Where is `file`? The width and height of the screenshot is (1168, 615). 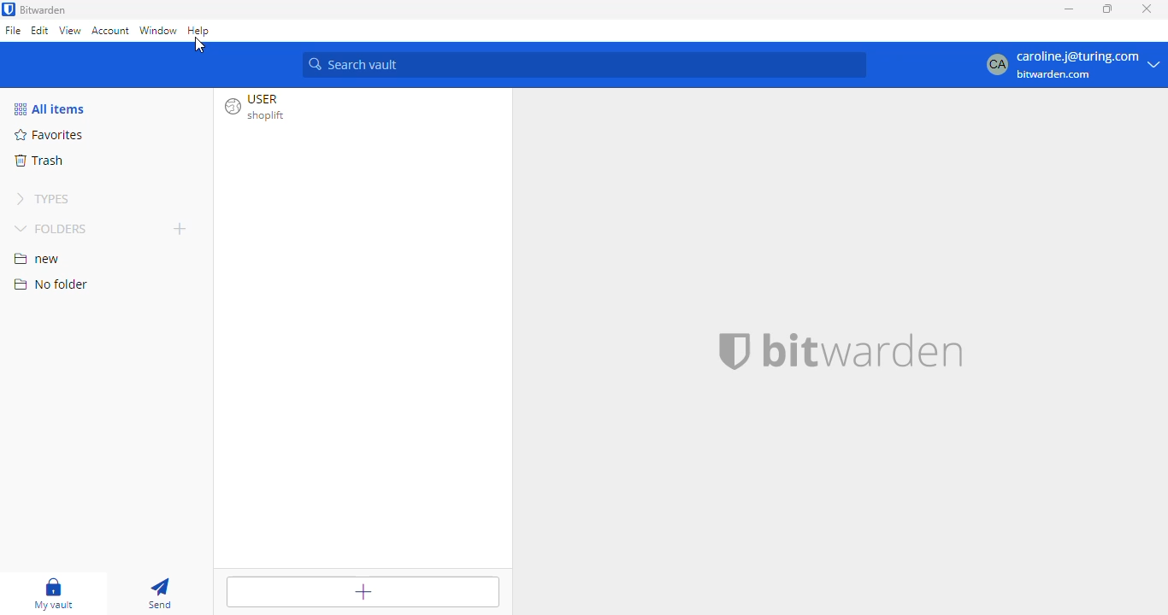 file is located at coordinates (14, 30).